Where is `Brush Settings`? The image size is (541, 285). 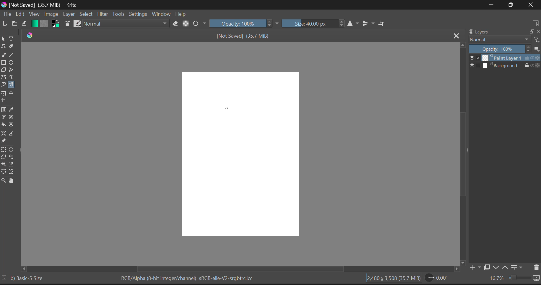
Brush Settings is located at coordinates (67, 23).